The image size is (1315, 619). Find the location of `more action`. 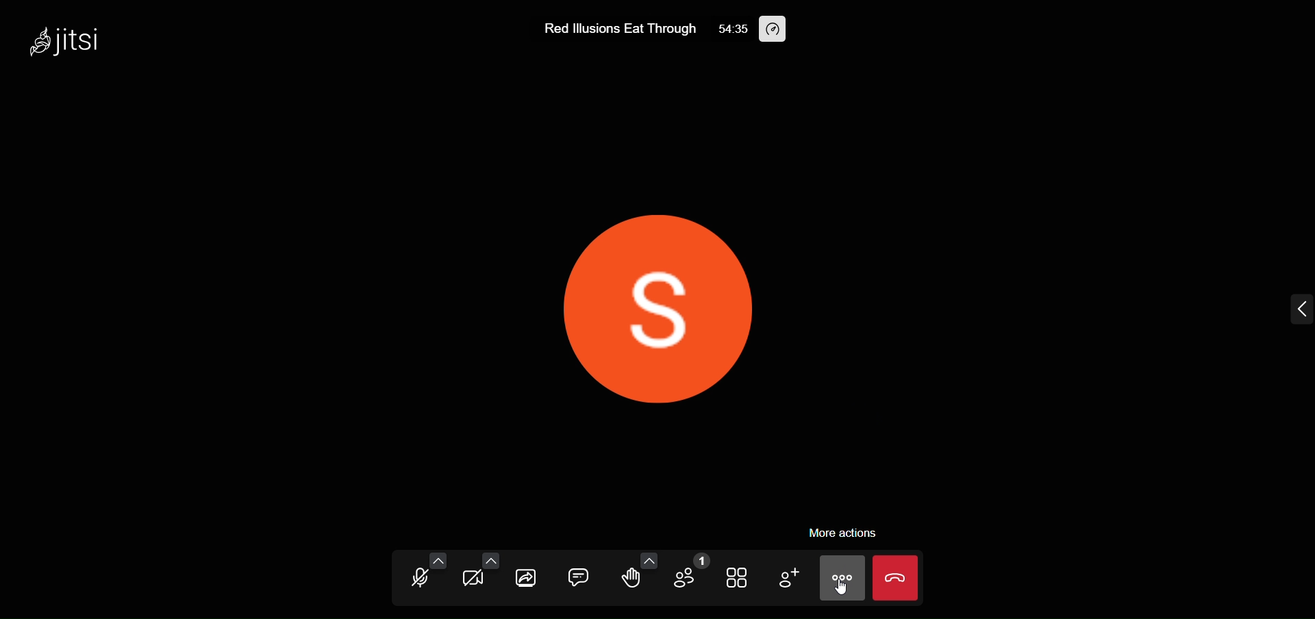

more action is located at coordinates (842, 532).